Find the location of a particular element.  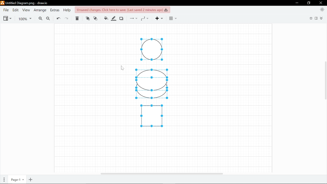

Minimize is located at coordinates (297, 3).